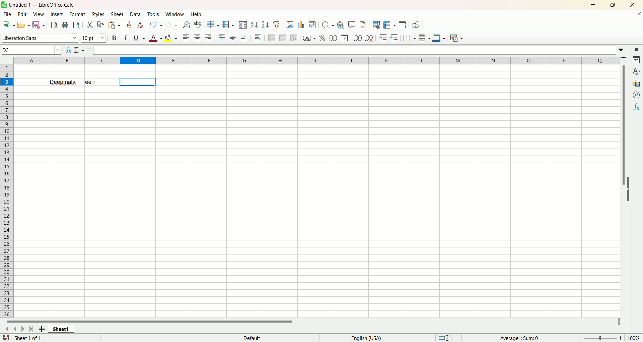 The height and width of the screenshot is (342, 643). I want to click on select function, so click(79, 50).